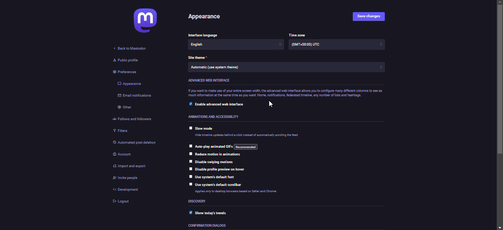 The height and width of the screenshot is (230, 503). I want to click on account, so click(122, 155).